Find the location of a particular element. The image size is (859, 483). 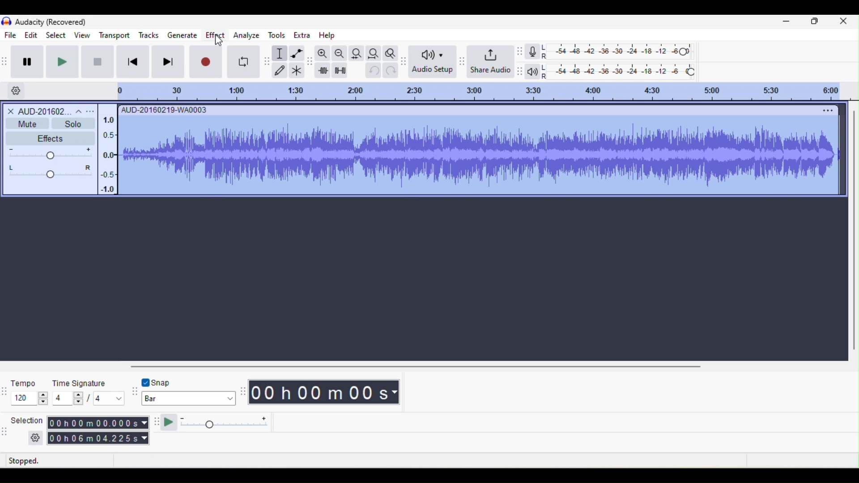

effect is located at coordinates (215, 35).